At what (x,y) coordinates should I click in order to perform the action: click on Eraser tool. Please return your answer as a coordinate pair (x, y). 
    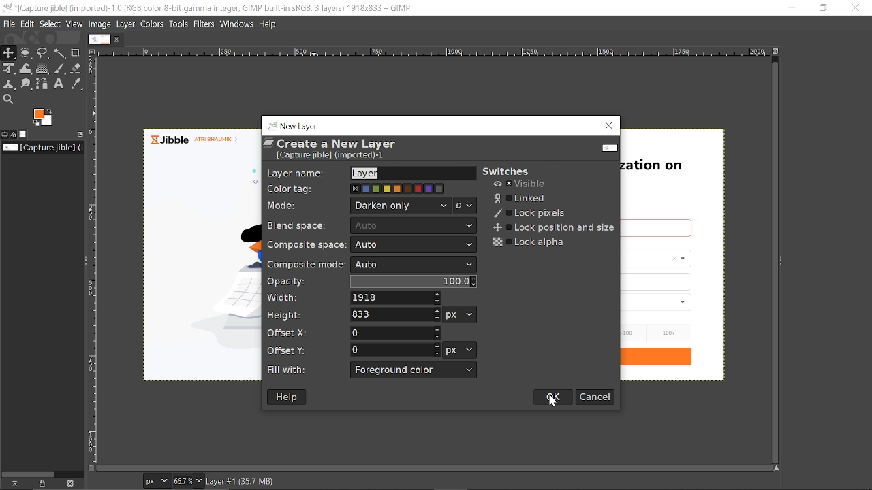
    Looking at the image, I should click on (76, 67).